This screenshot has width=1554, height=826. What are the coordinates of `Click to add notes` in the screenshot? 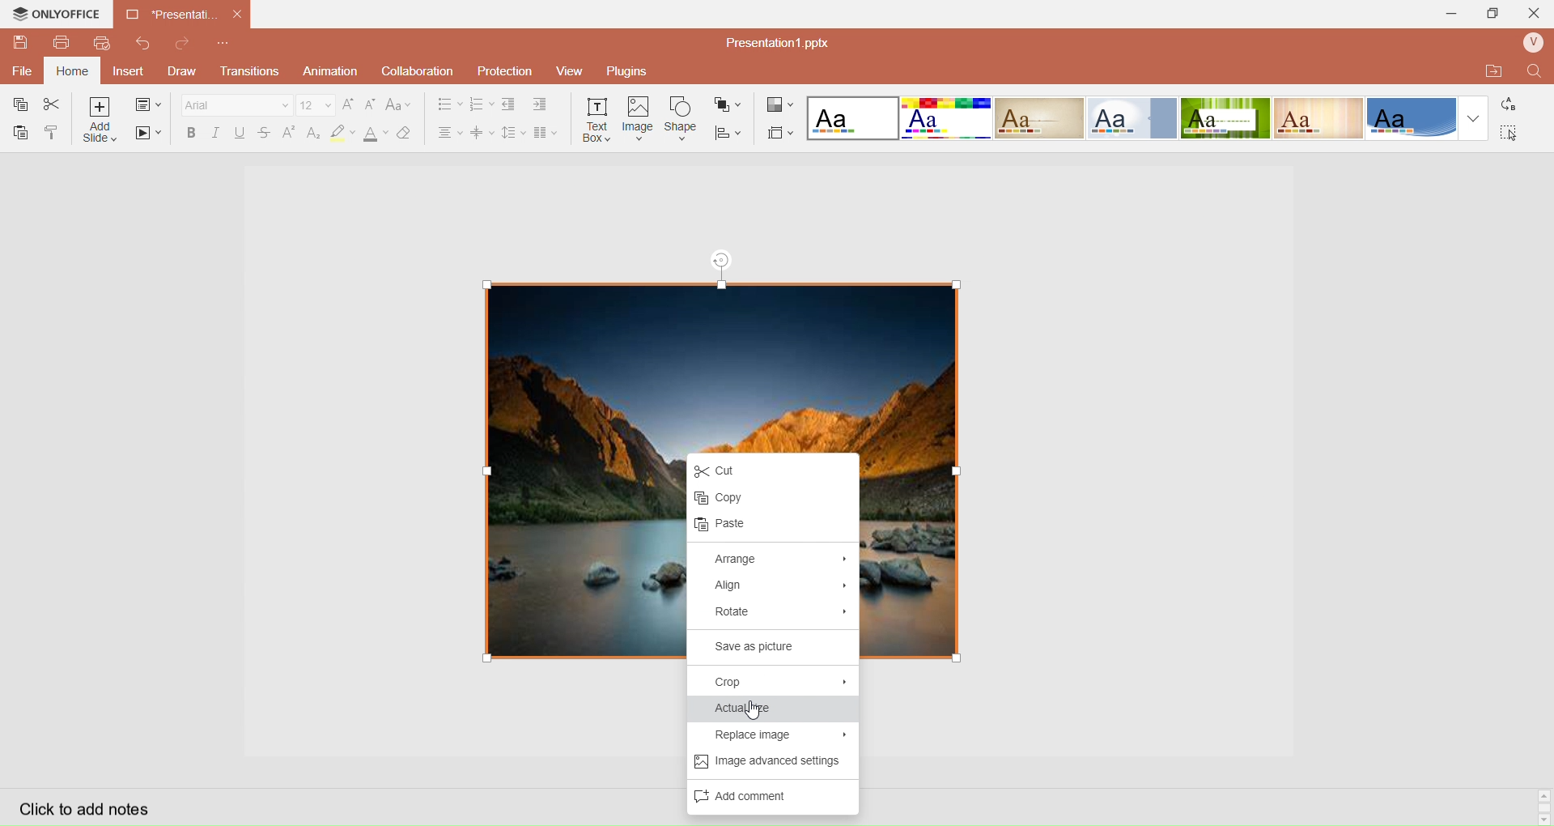 It's located at (90, 807).